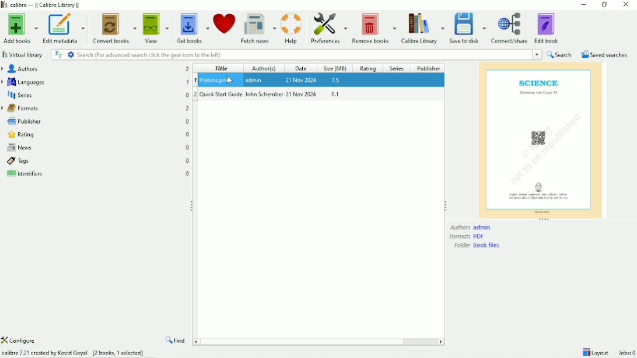  Describe the element at coordinates (337, 68) in the screenshot. I see `Size` at that location.